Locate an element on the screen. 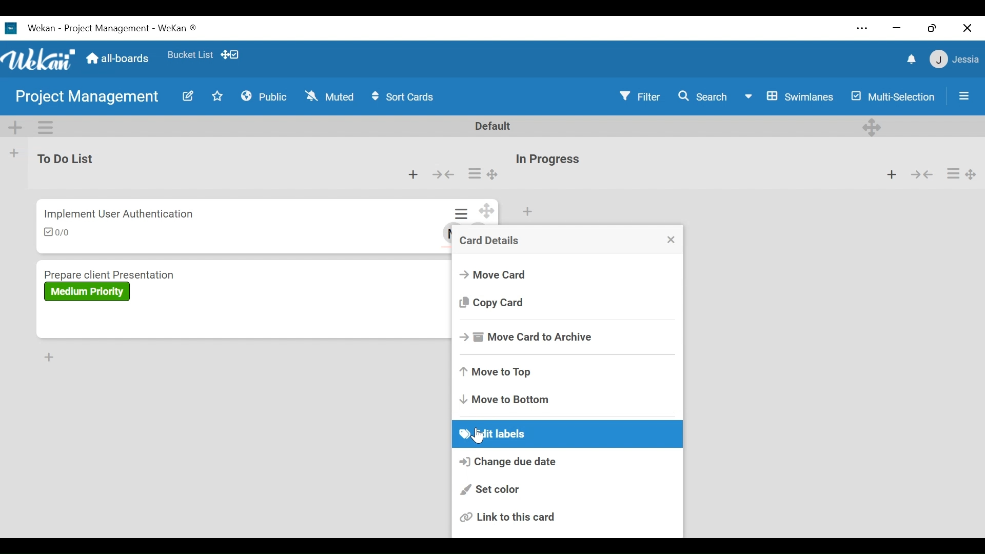  Add Swimlane is located at coordinates (15, 126).